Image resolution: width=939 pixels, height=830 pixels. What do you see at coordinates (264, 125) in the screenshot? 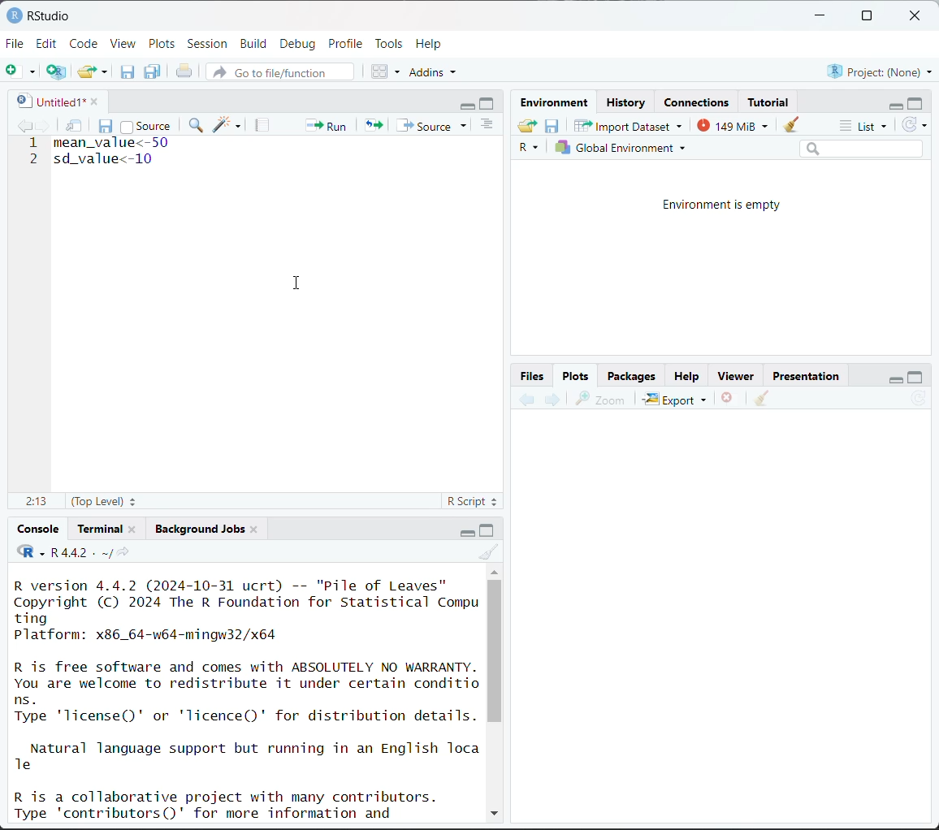
I see `compile report` at bounding box center [264, 125].